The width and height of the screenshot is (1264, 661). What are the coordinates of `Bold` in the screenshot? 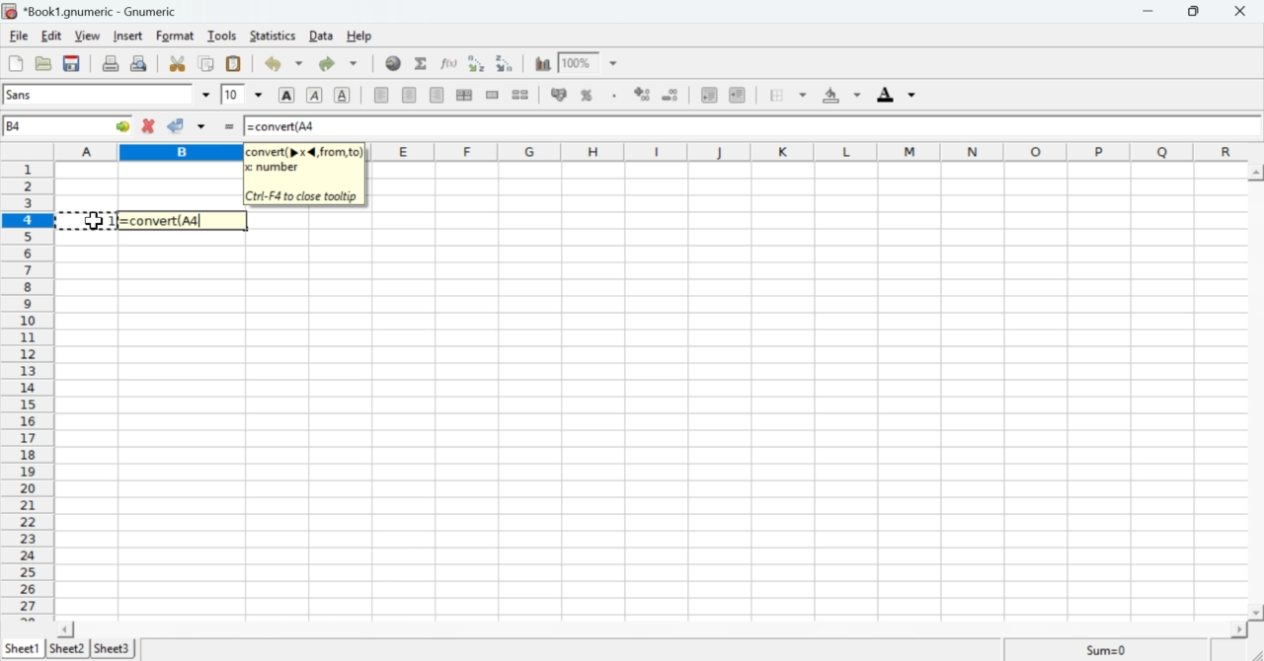 It's located at (287, 95).